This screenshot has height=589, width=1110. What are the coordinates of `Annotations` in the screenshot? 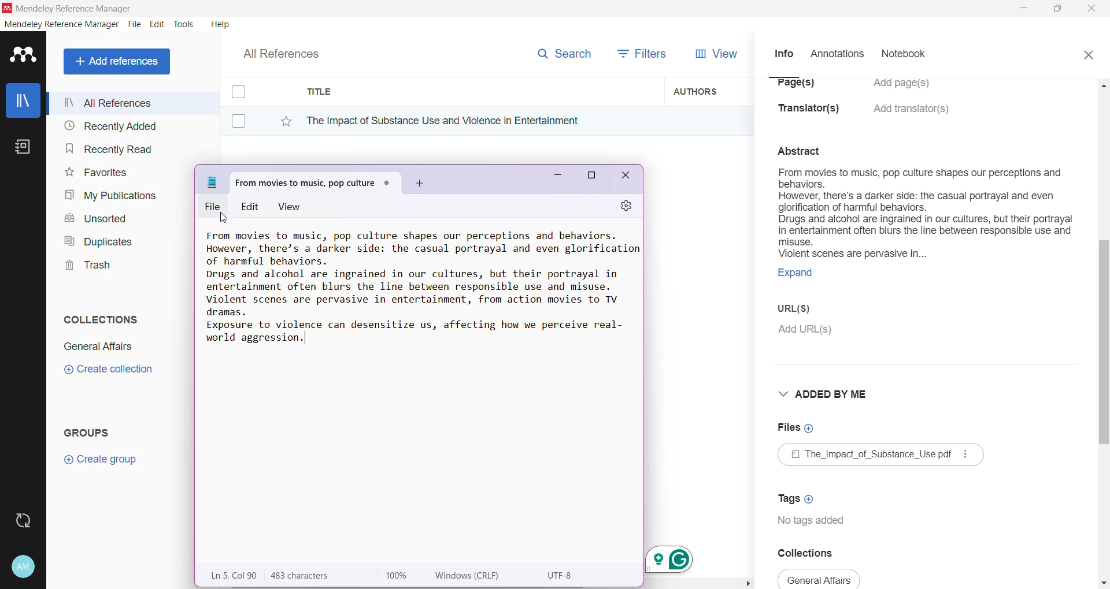 It's located at (836, 54).